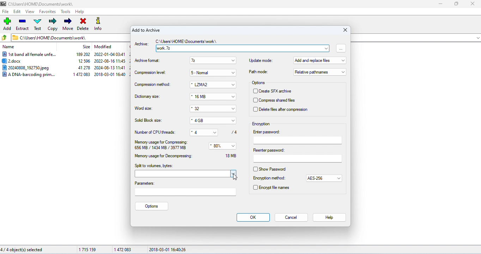  What do you see at coordinates (329, 218) in the screenshot?
I see `help` at bounding box center [329, 218].